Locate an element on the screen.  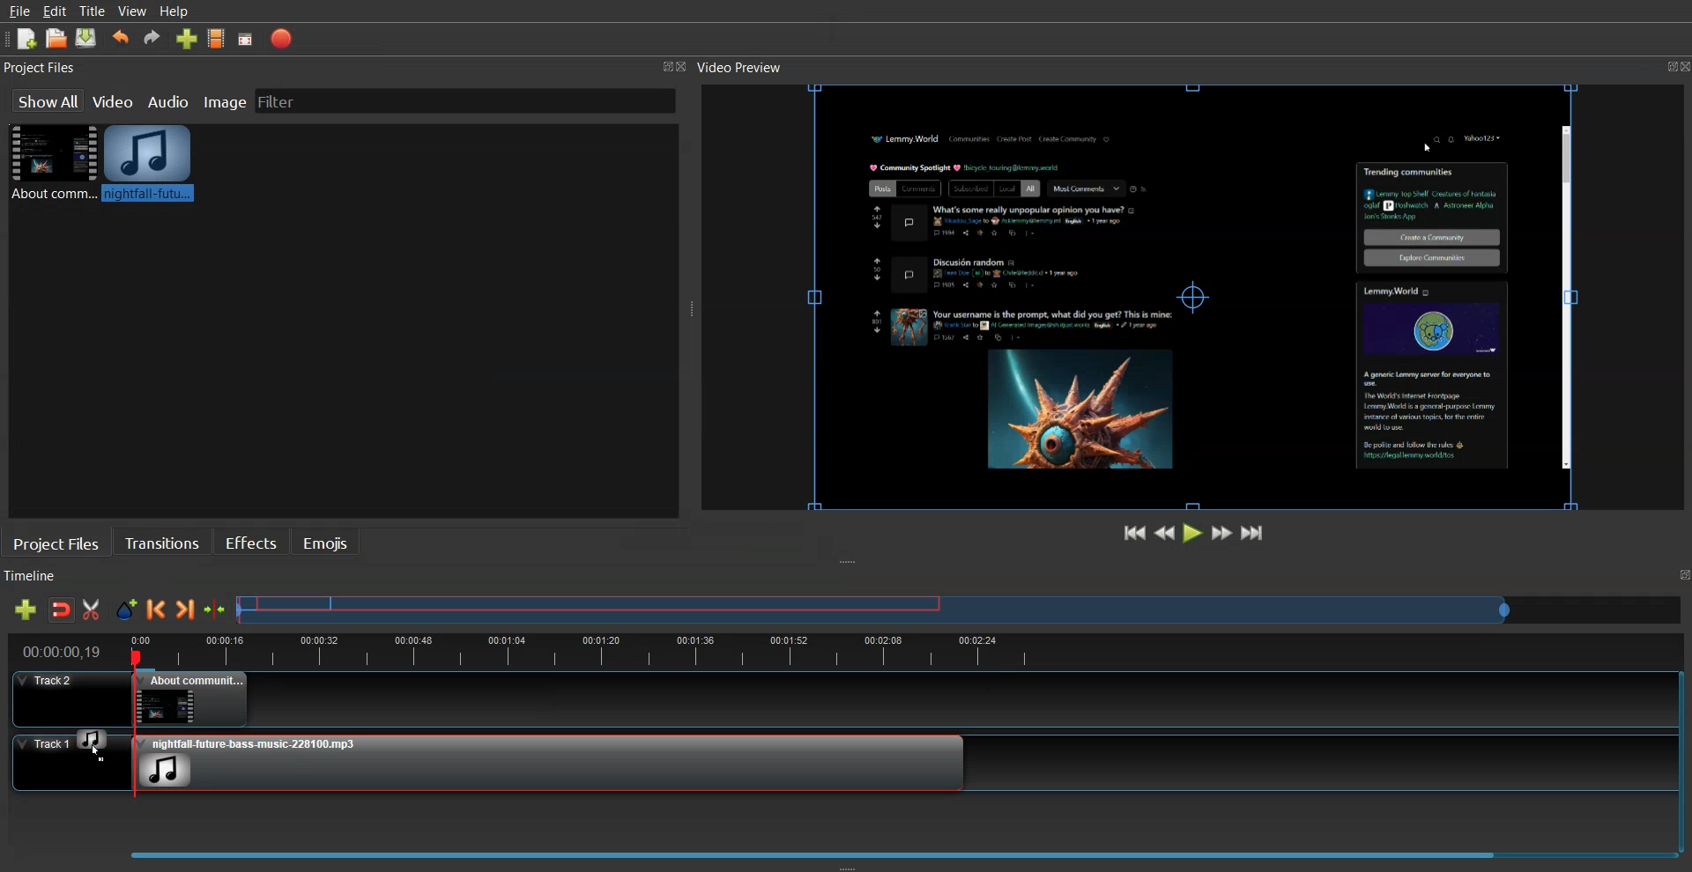
Play is located at coordinates (1194, 532).